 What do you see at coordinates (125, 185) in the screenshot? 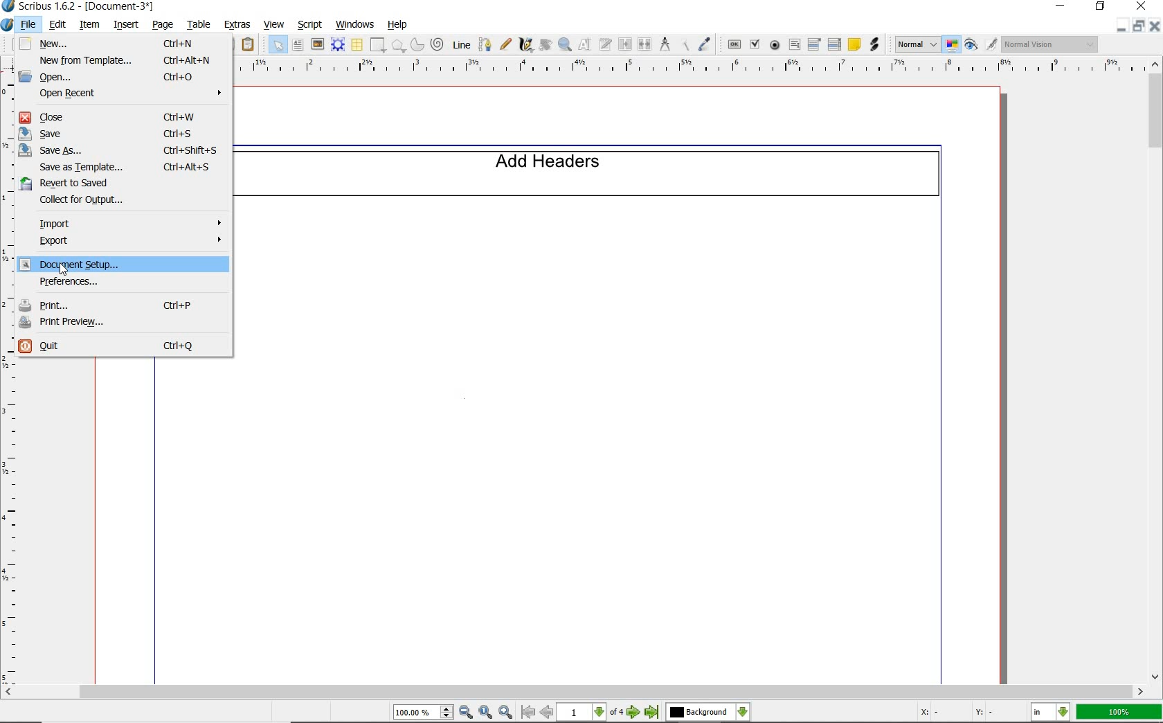
I see `revert to saved` at bounding box center [125, 185].